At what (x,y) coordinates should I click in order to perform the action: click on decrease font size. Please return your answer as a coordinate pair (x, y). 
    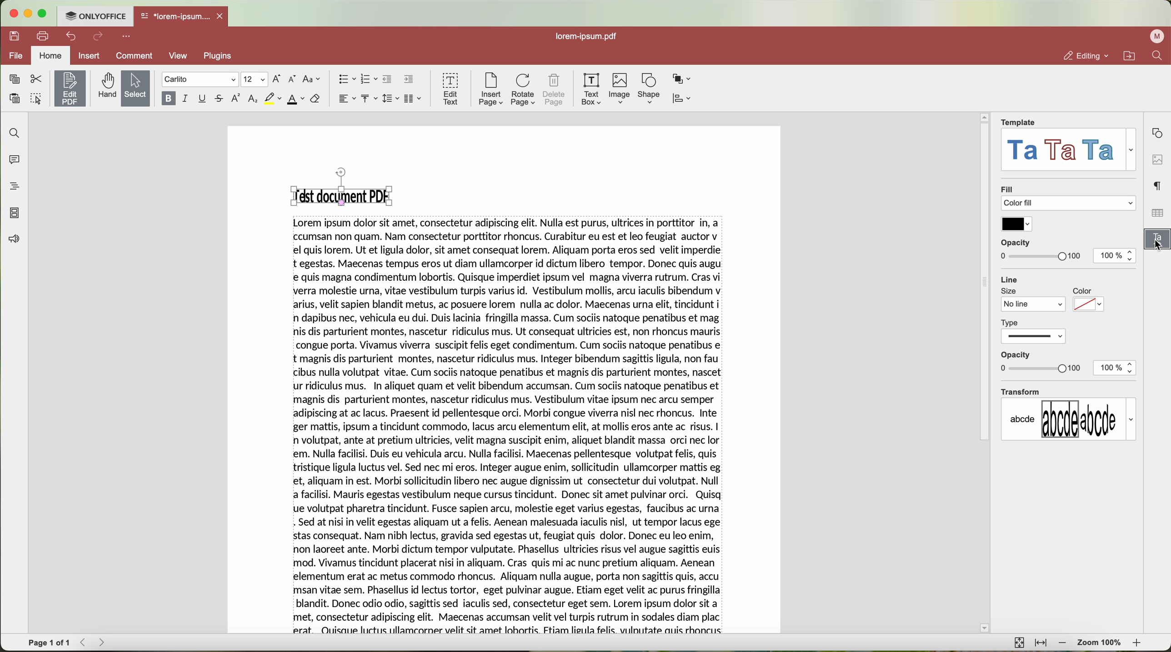
    Looking at the image, I should click on (294, 79).